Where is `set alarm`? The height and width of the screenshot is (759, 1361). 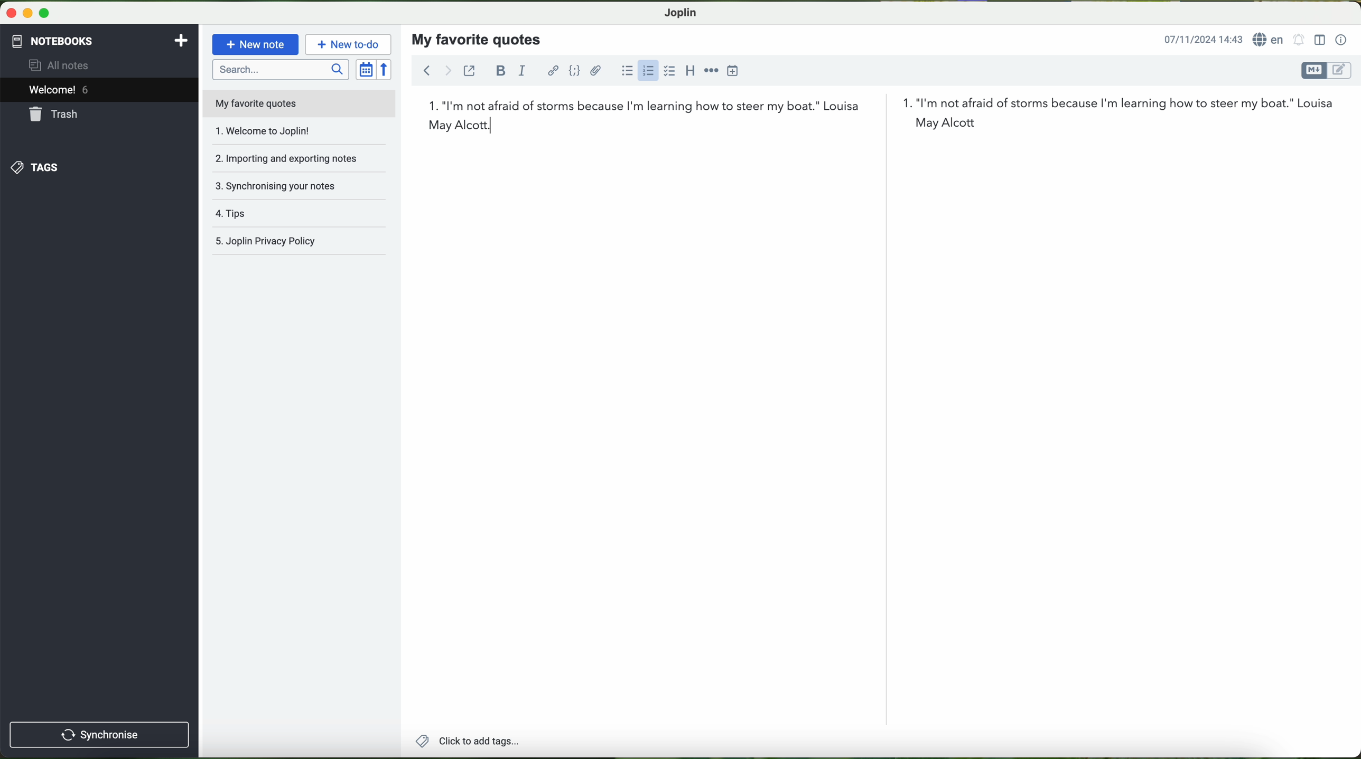 set alarm is located at coordinates (1299, 42).